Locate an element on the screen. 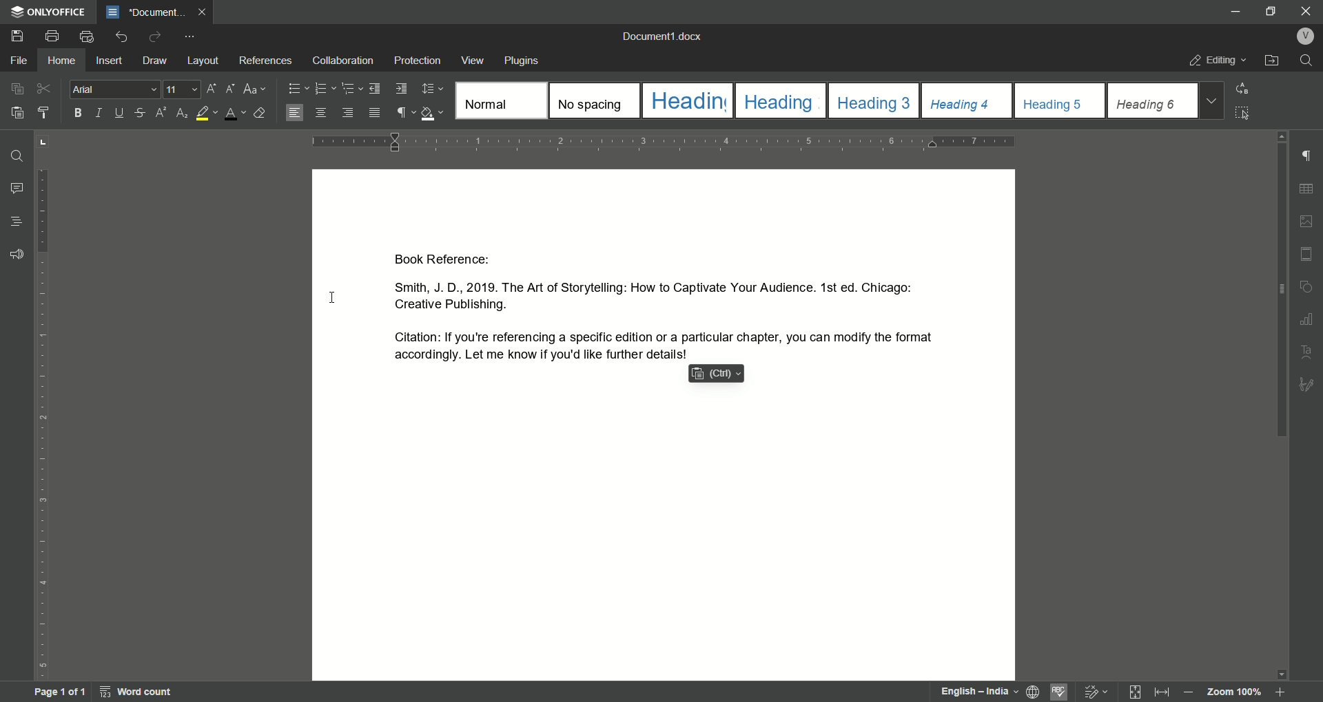 This screenshot has height=702, width=1323. find is located at coordinates (1309, 61).